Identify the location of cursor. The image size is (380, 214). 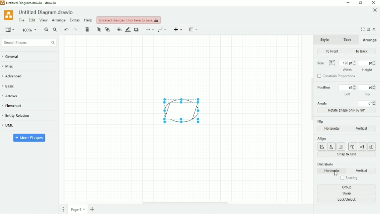
(335, 174).